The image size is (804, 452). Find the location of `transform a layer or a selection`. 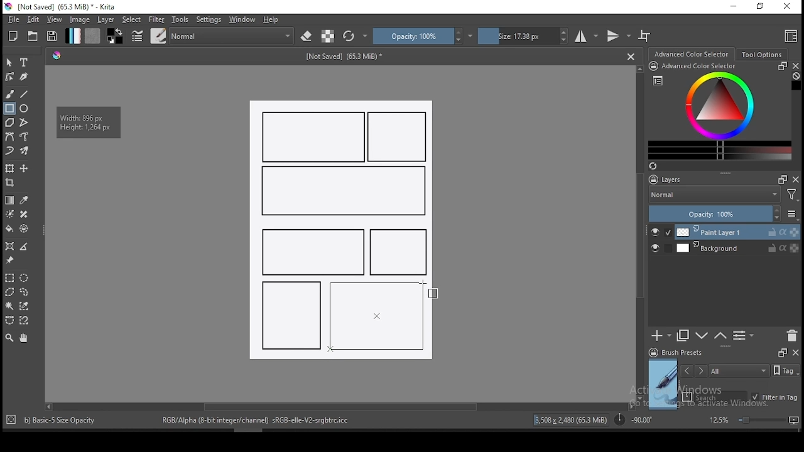

transform a layer or a selection is located at coordinates (9, 168).